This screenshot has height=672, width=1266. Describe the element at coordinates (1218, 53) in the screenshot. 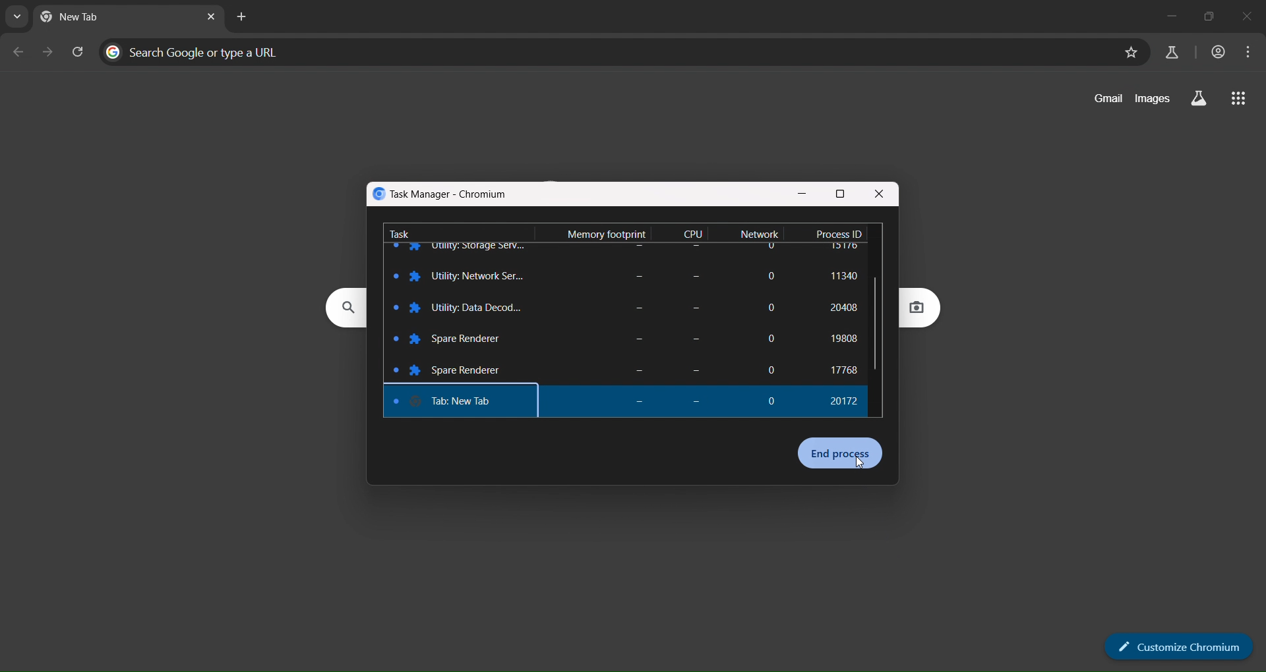

I see `account` at that location.